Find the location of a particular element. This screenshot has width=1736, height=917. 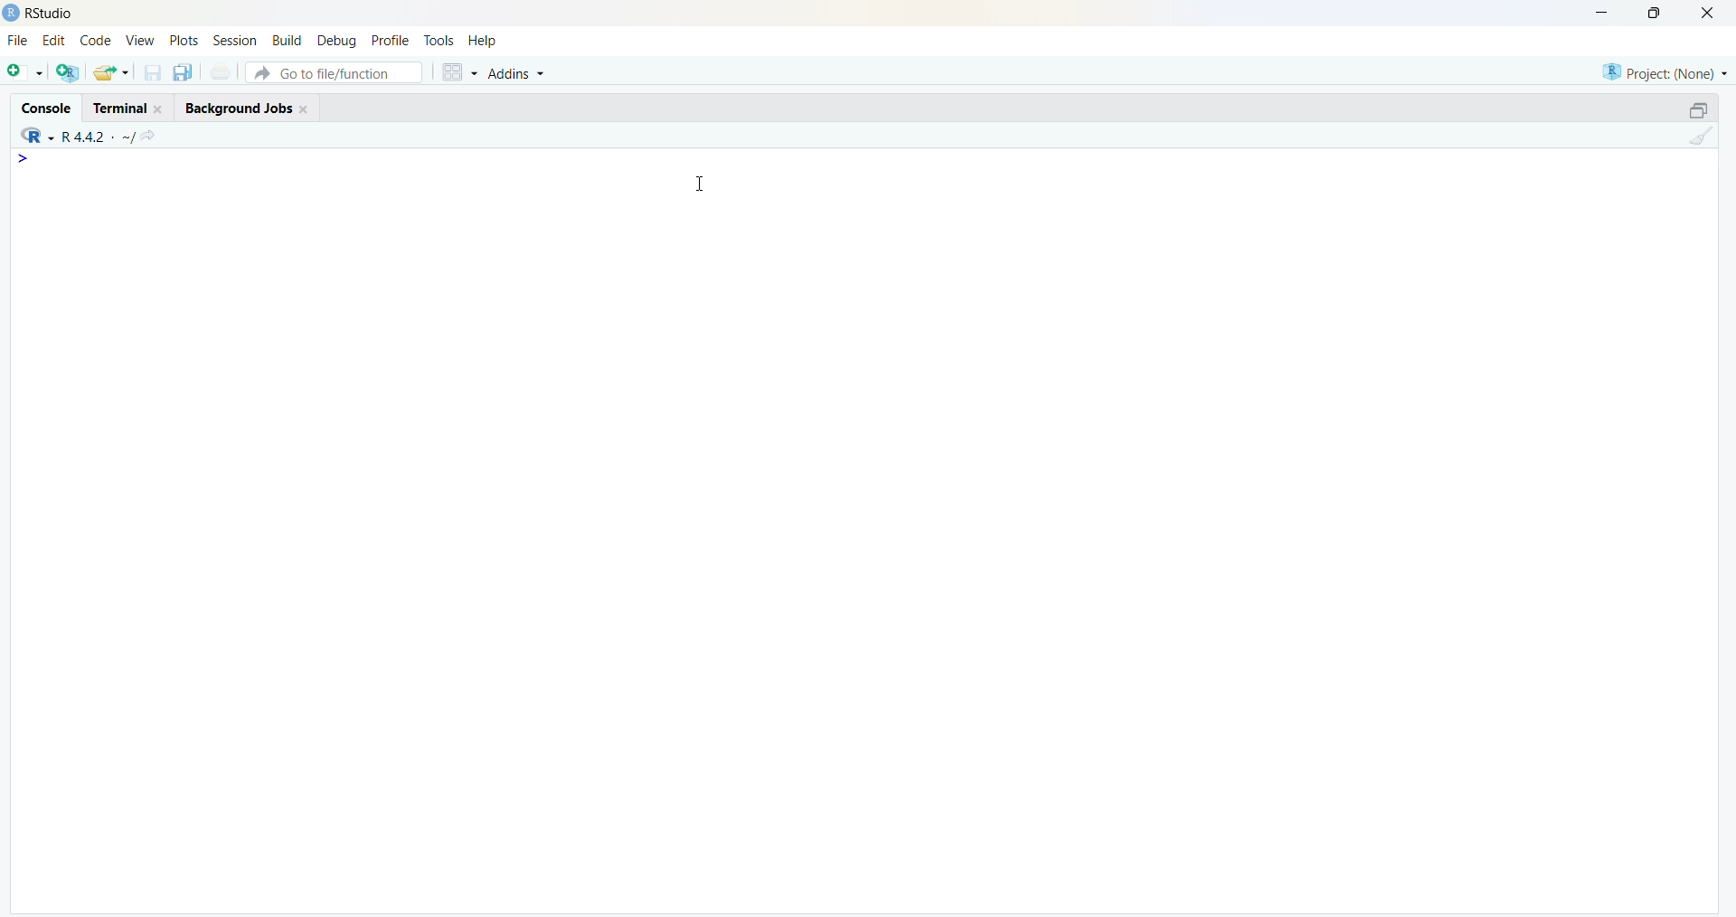

session is located at coordinates (235, 40).